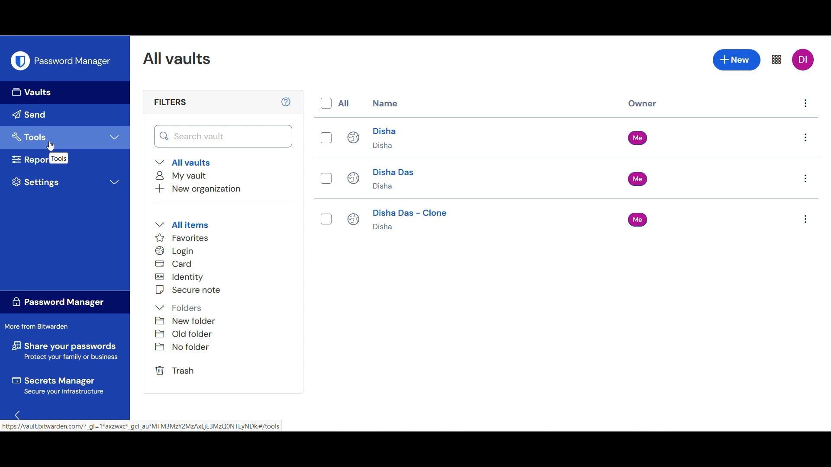 This screenshot has width=831, height=467. What do you see at coordinates (40, 326) in the screenshot?
I see `Section title - More from Bitwarden` at bounding box center [40, 326].